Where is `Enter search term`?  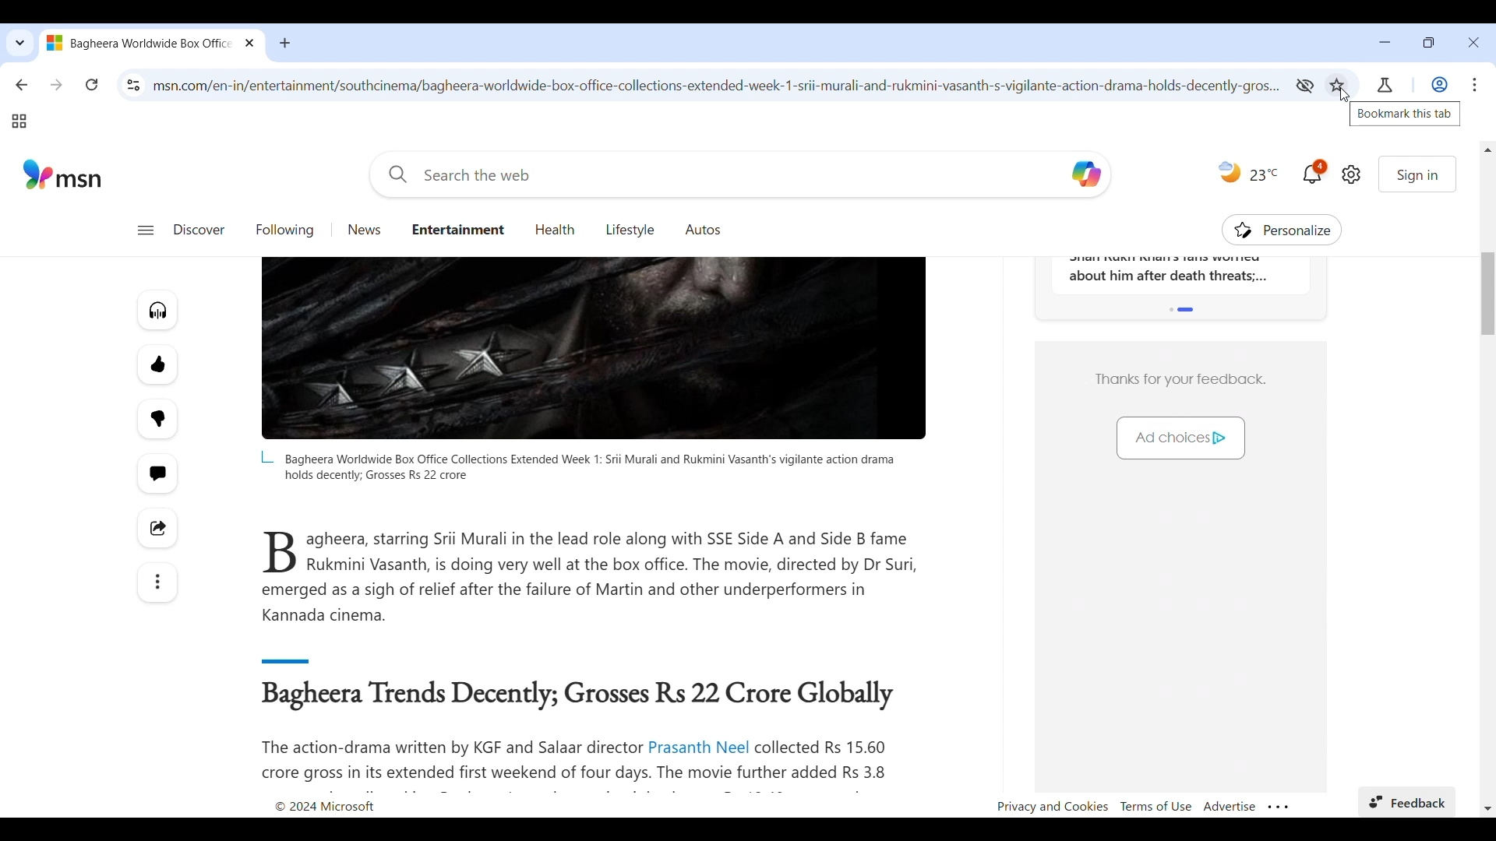
Enter search term is located at coordinates (717, 174).